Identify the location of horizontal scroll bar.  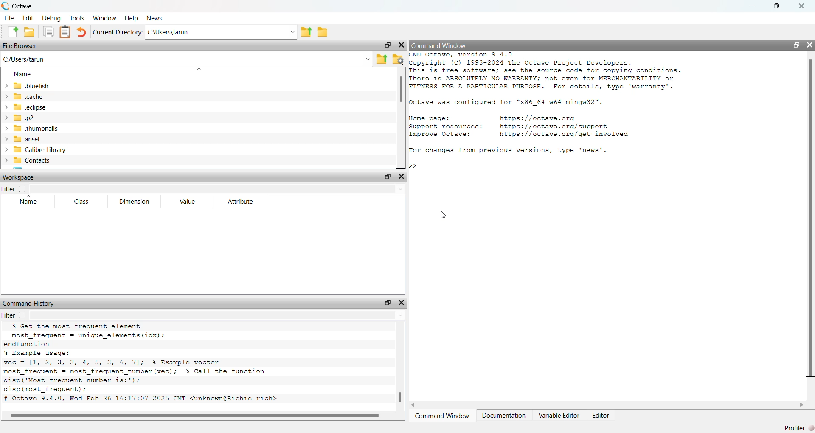
(607, 405).